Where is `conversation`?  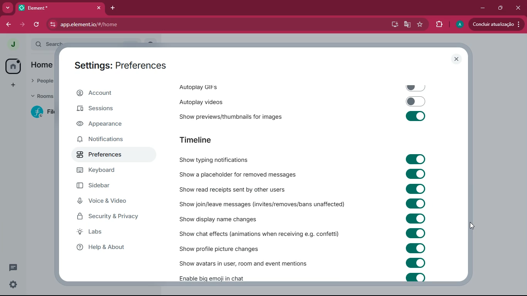 conversation is located at coordinates (13, 269).